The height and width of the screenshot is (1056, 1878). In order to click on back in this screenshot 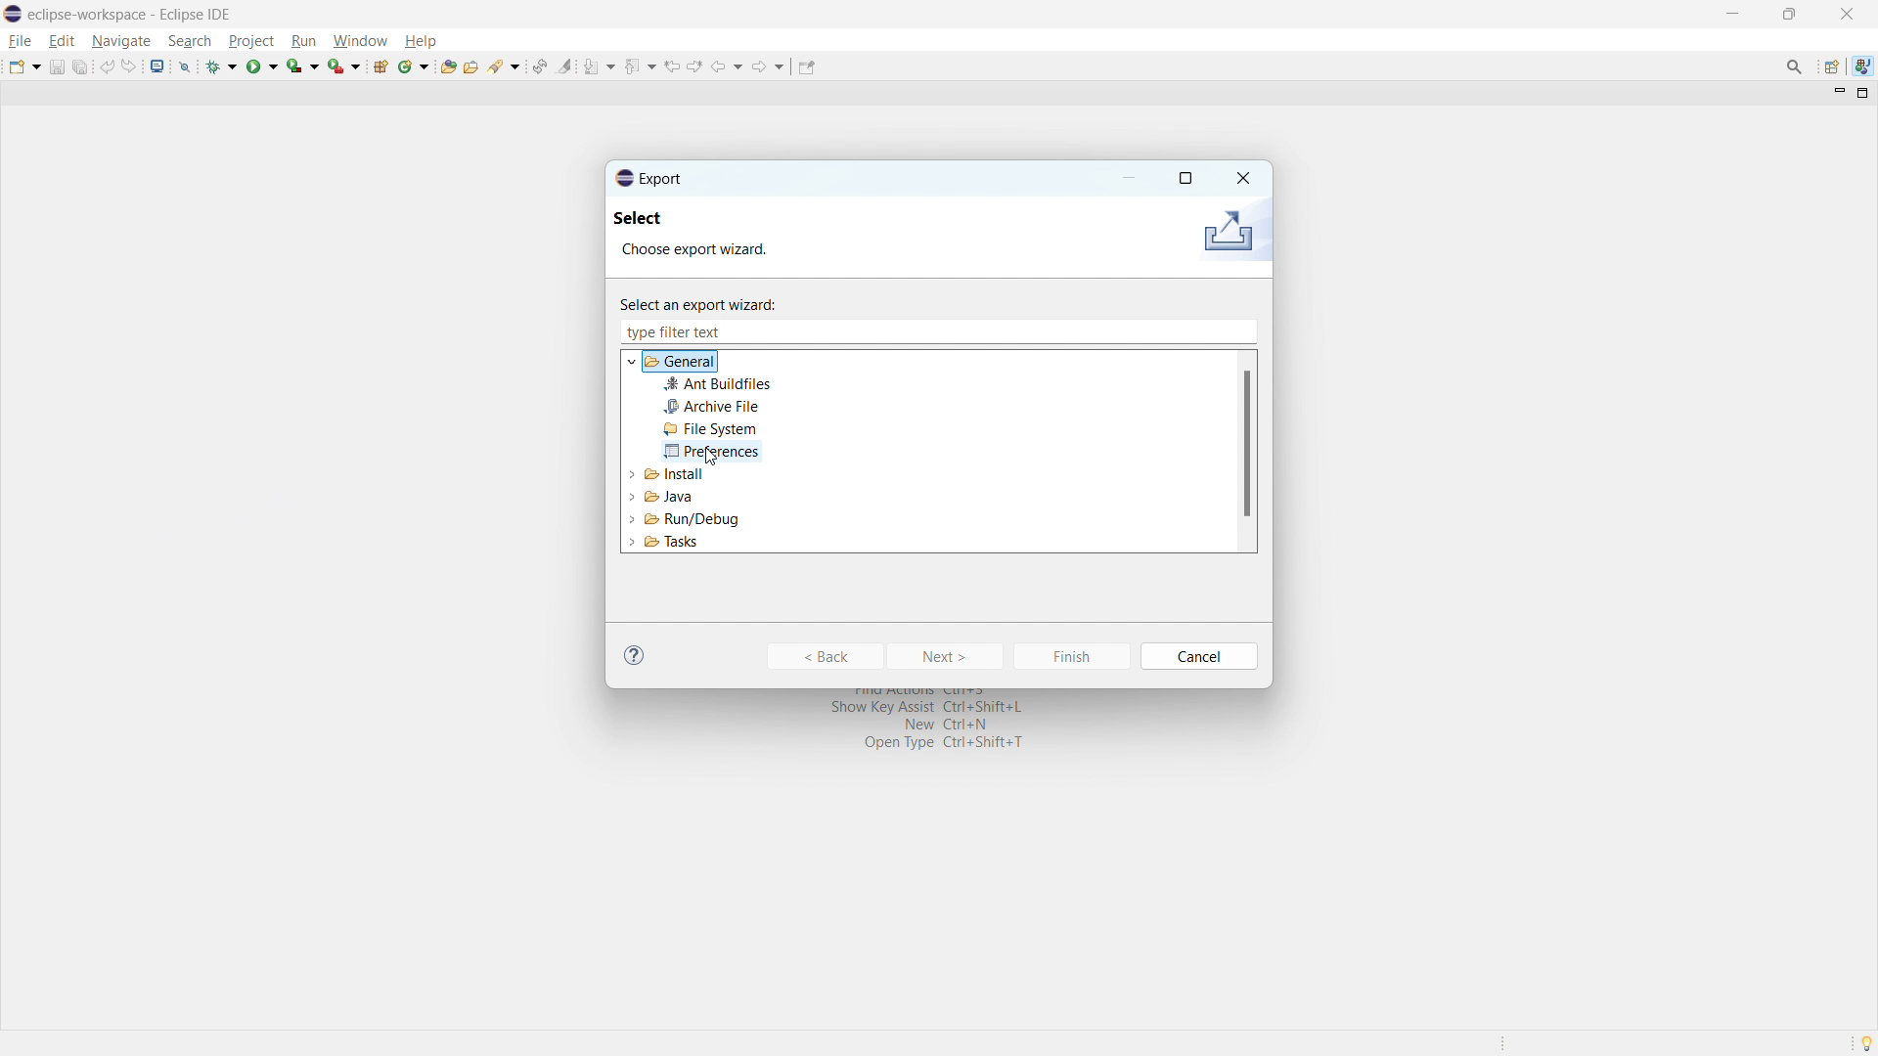, I will do `click(824, 656)`.